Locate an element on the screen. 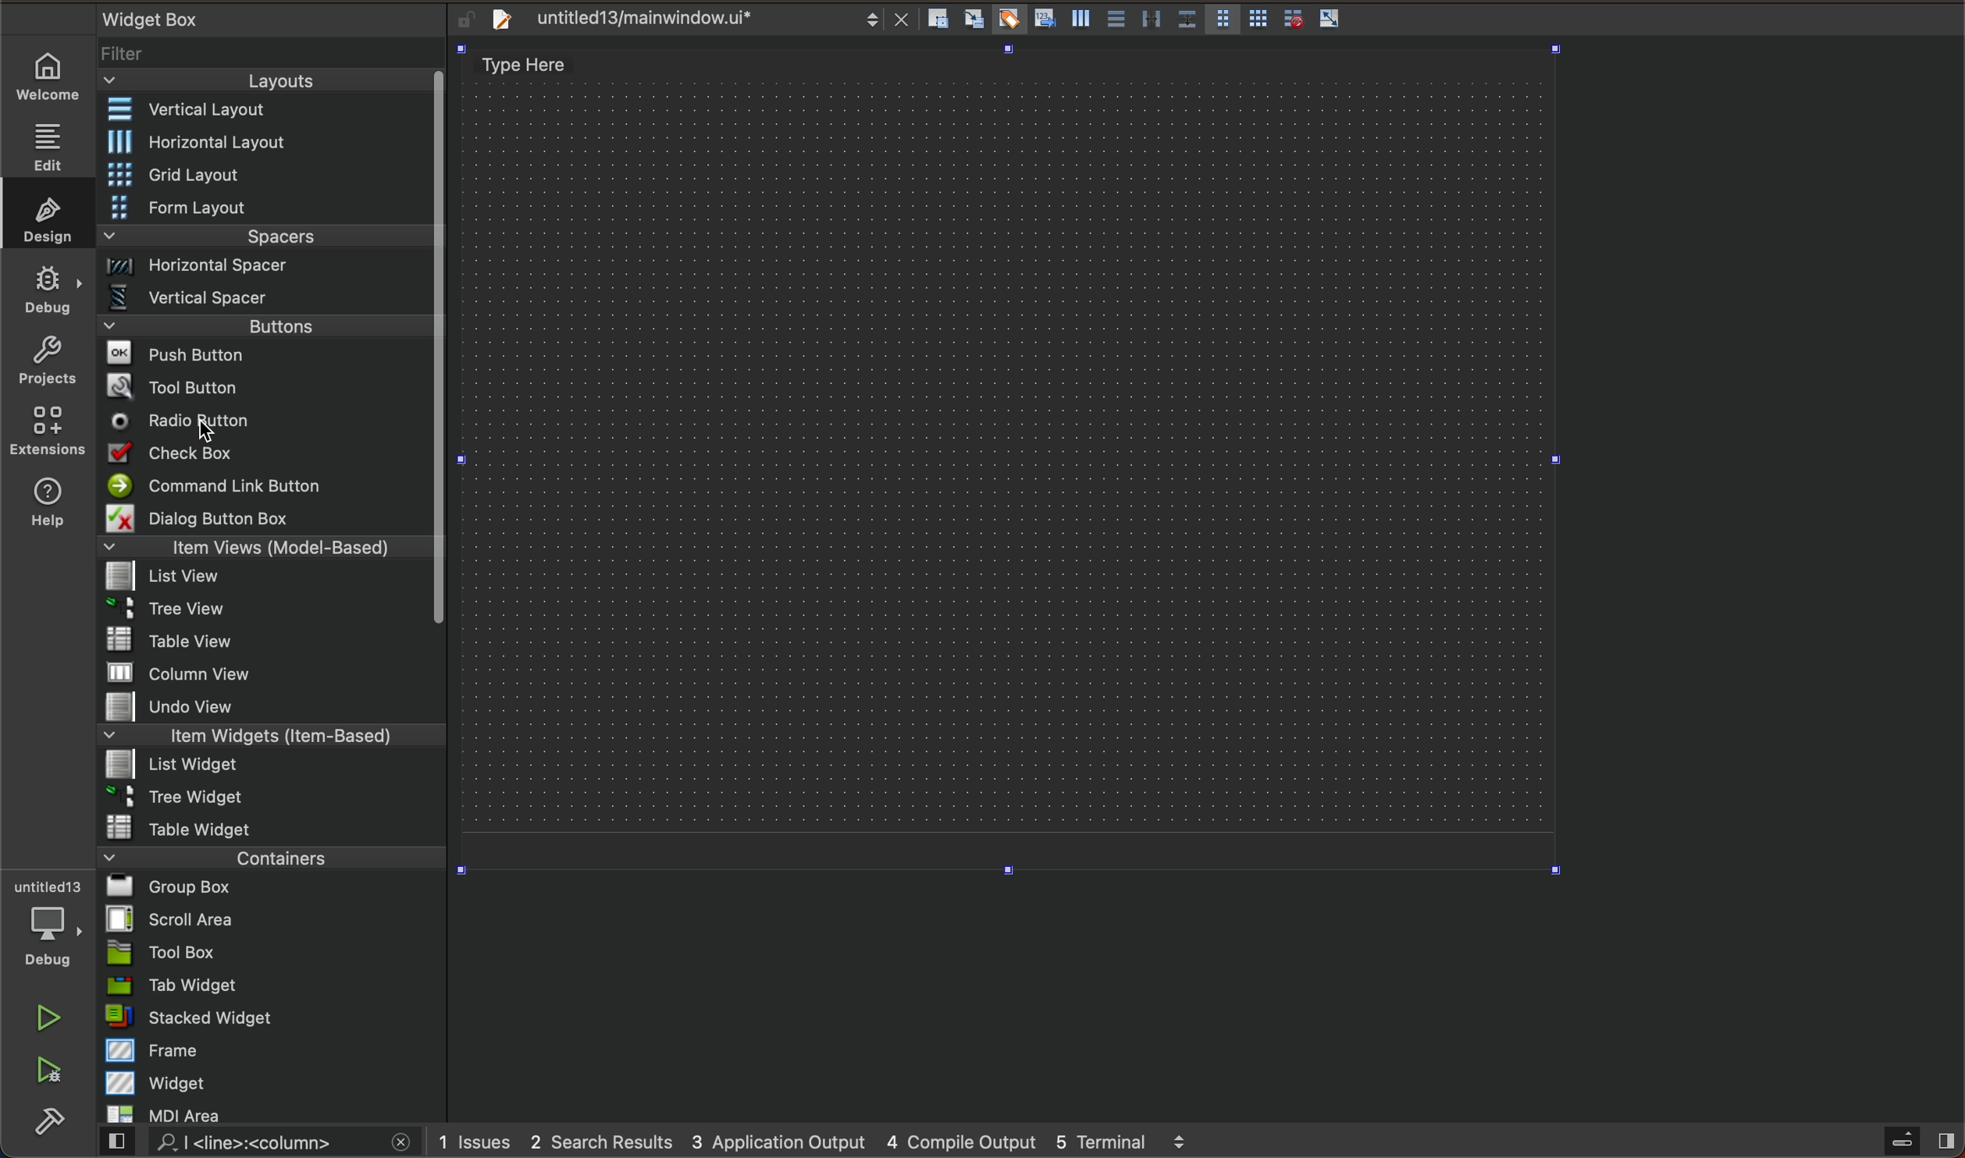  frame is located at coordinates (274, 1050).